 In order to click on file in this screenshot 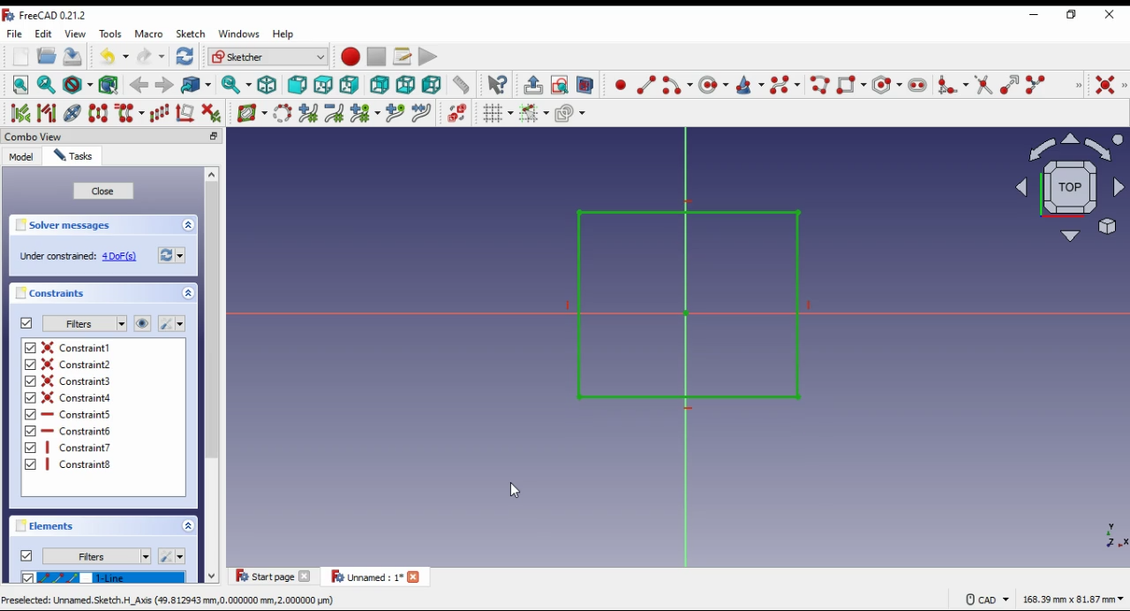, I will do `click(16, 34)`.